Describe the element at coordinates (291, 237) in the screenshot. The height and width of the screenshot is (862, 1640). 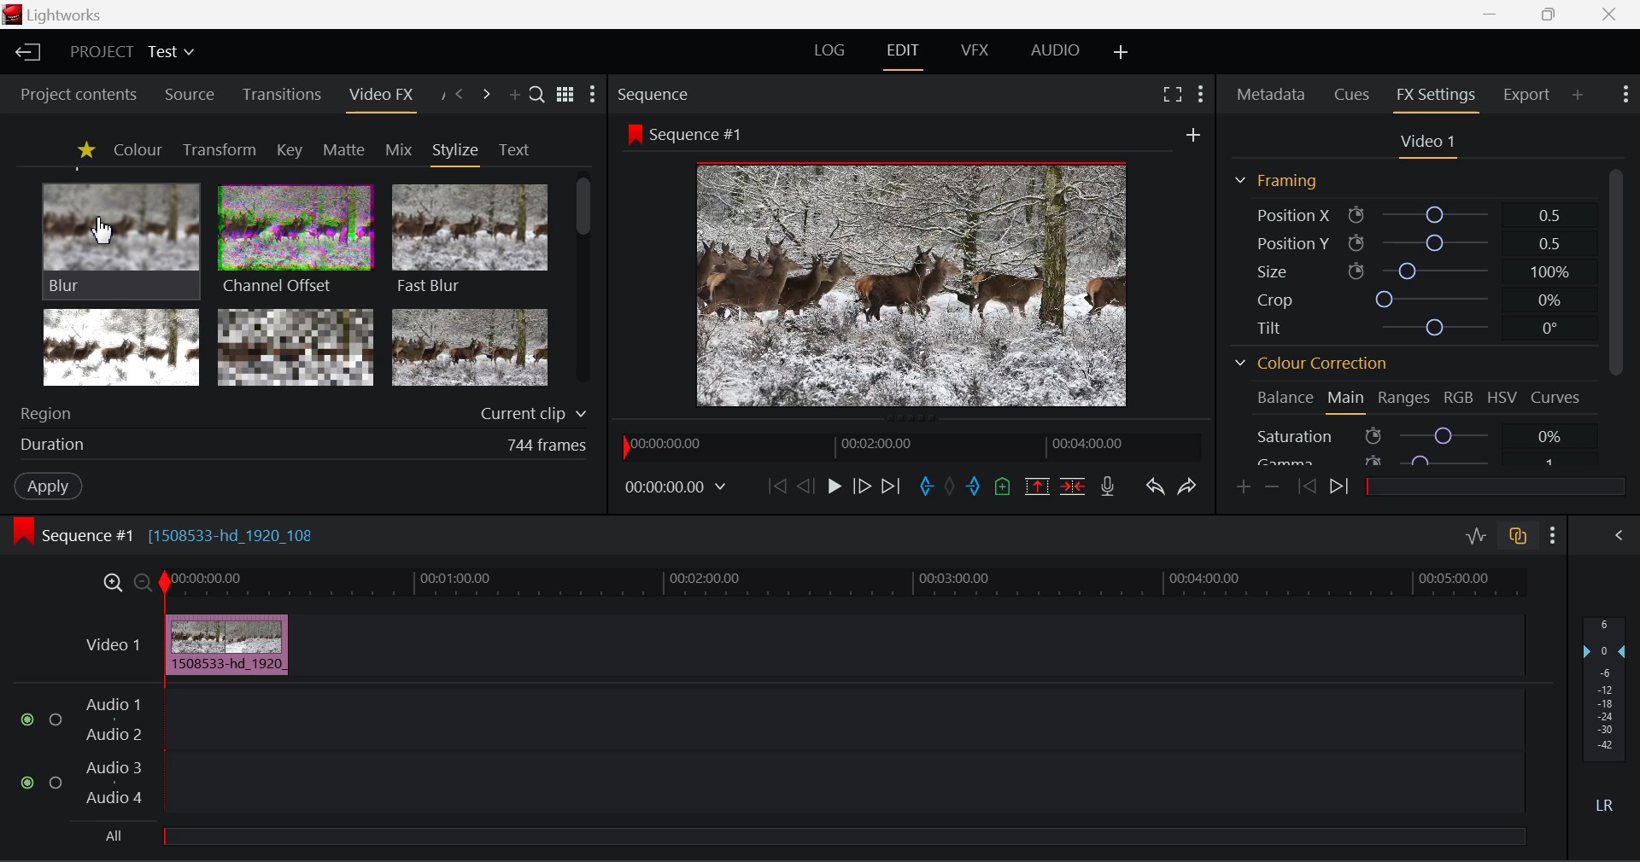
I see `Channel Offset` at that location.